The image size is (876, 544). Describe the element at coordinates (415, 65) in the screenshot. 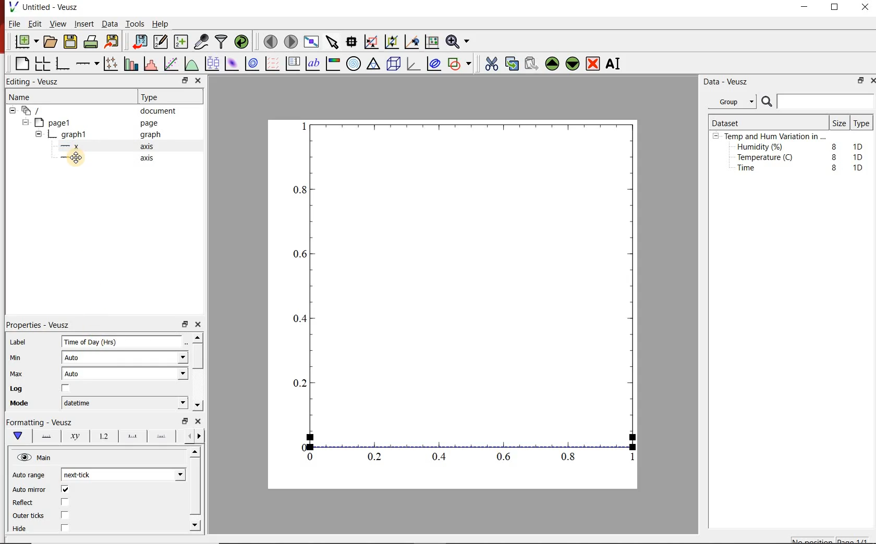

I see `3d graph` at that location.